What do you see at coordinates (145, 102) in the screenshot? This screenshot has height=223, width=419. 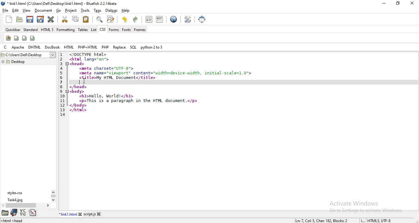 I see `code` at bounding box center [145, 102].